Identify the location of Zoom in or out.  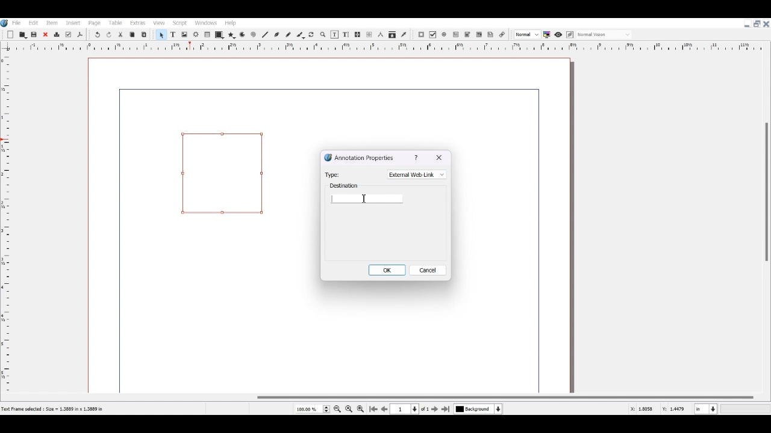
(322, 34).